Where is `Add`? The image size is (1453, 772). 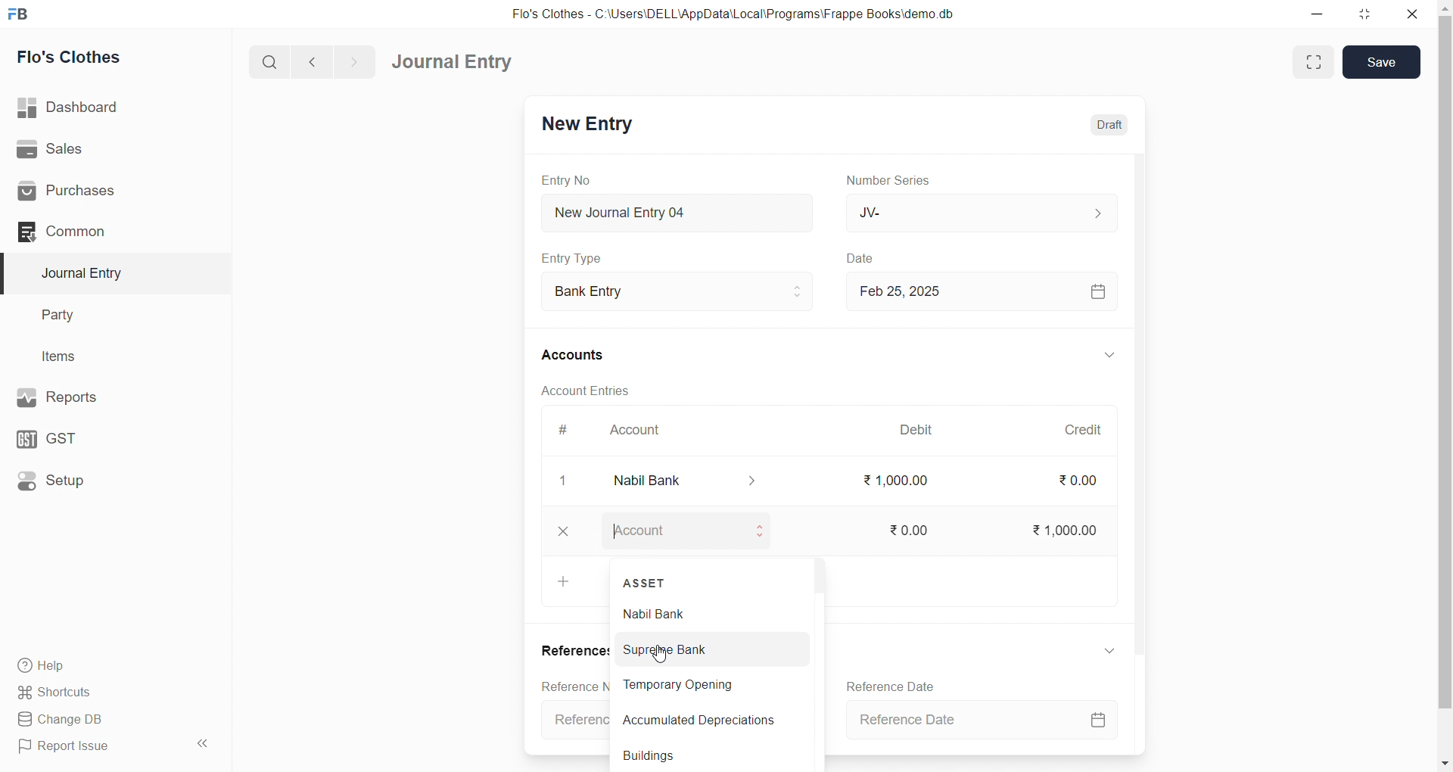 Add is located at coordinates (564, 583).